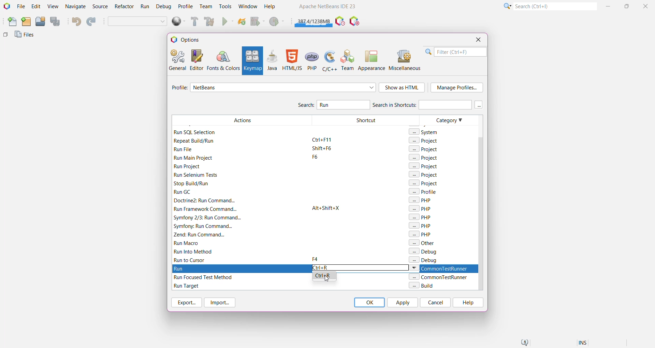  What do you see at coordinates (40, 22) in the screenshot?
I see `Open Project` at bounding box center [40, 22].